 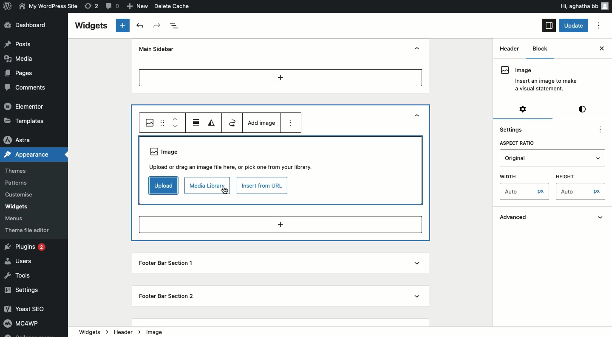 I want to click on Auto, so click(x=582, y=191).